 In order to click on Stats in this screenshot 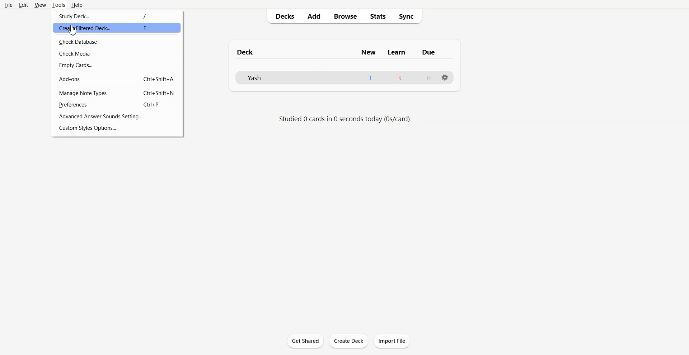, I will do `click(377, 16)`.